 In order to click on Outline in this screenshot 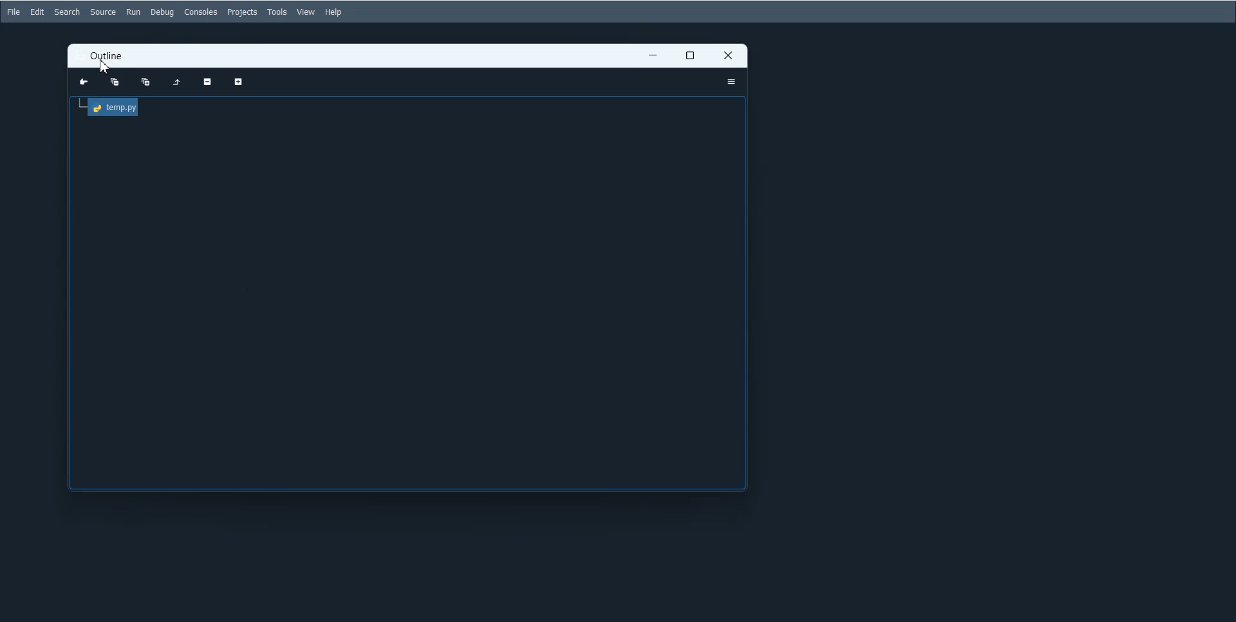, I will do `click(107, 57)`.